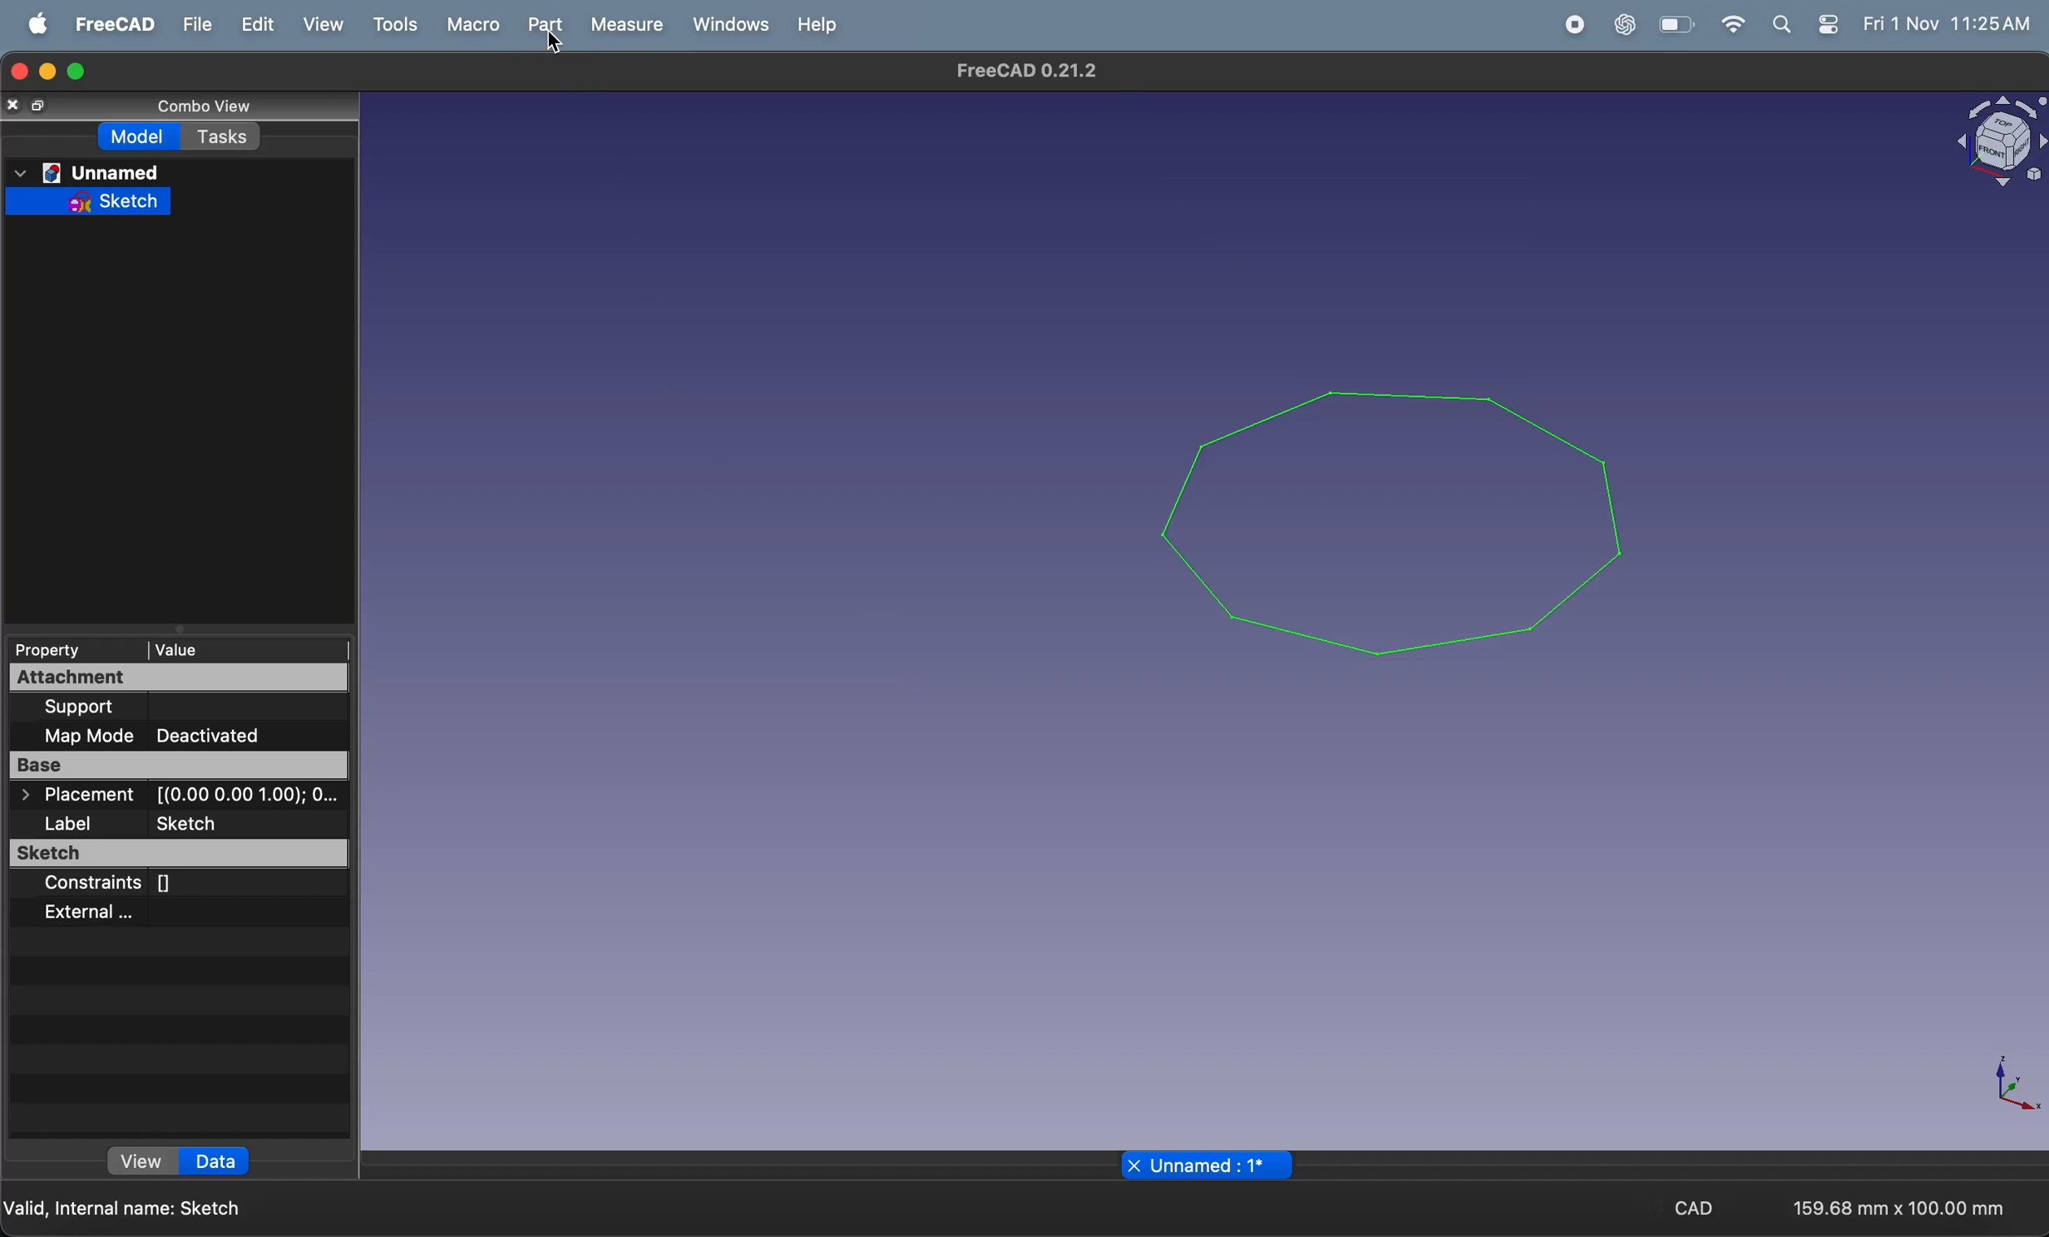 This screenshot has width=2049, height=1237. I want to click on x Unnamed : 1*, so click(1200, 1164).